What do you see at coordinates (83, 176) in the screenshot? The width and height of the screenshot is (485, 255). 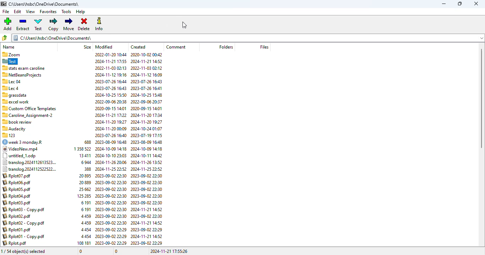 I see `20 895` at bounding box center [83, 176].